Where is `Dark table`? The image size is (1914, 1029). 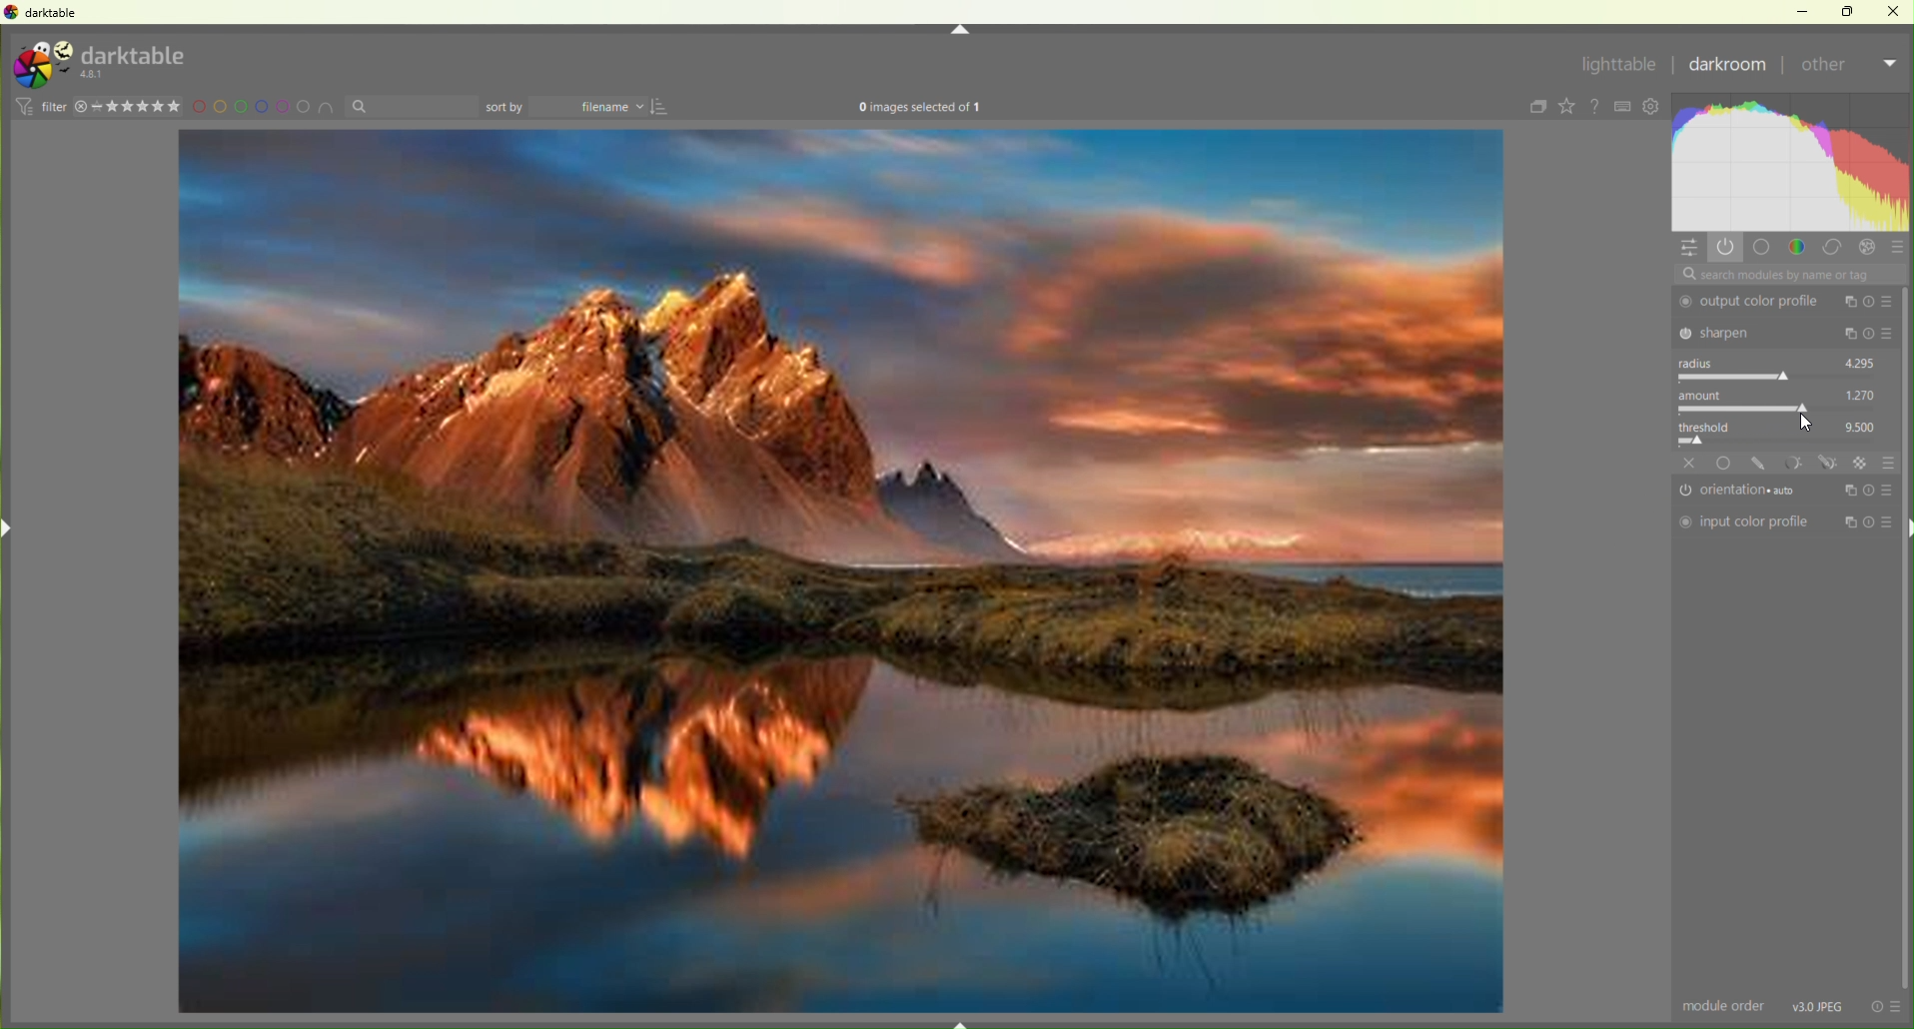
Dark table is located at coordinates (56, 13).